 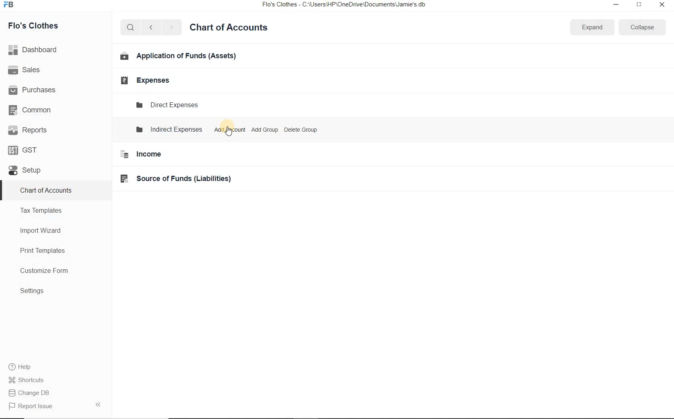 I want to click on minimize, so click(x=616, y=5).